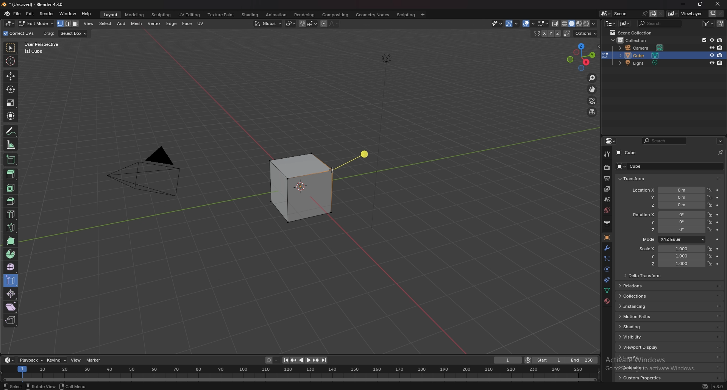  Describe the element at coordinates (11, 174) in the screenshot. I see `extrude region` at that location.